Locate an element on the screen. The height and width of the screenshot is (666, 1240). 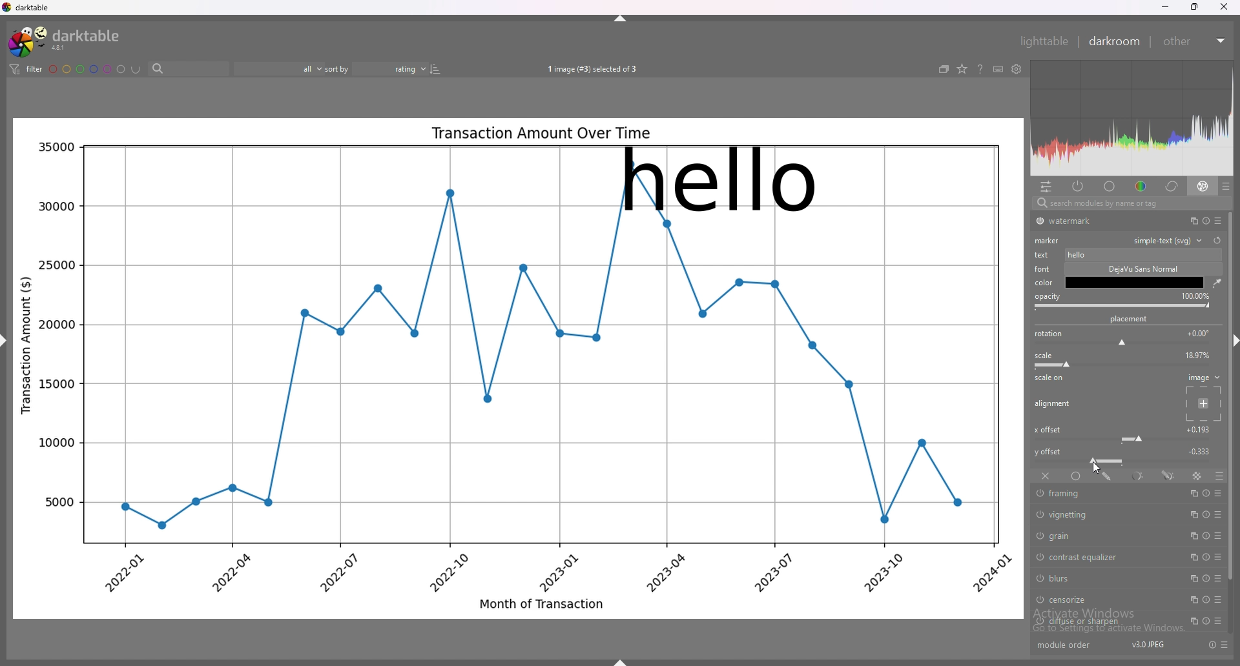
presets is located at coordinates (1219, 601).